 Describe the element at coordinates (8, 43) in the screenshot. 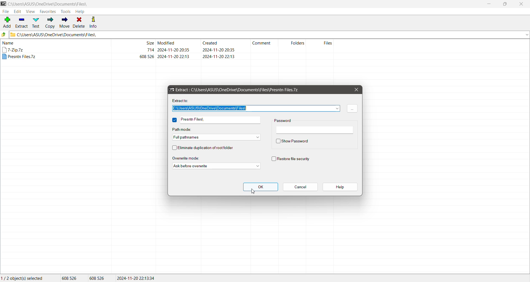

I see `name` at that location.